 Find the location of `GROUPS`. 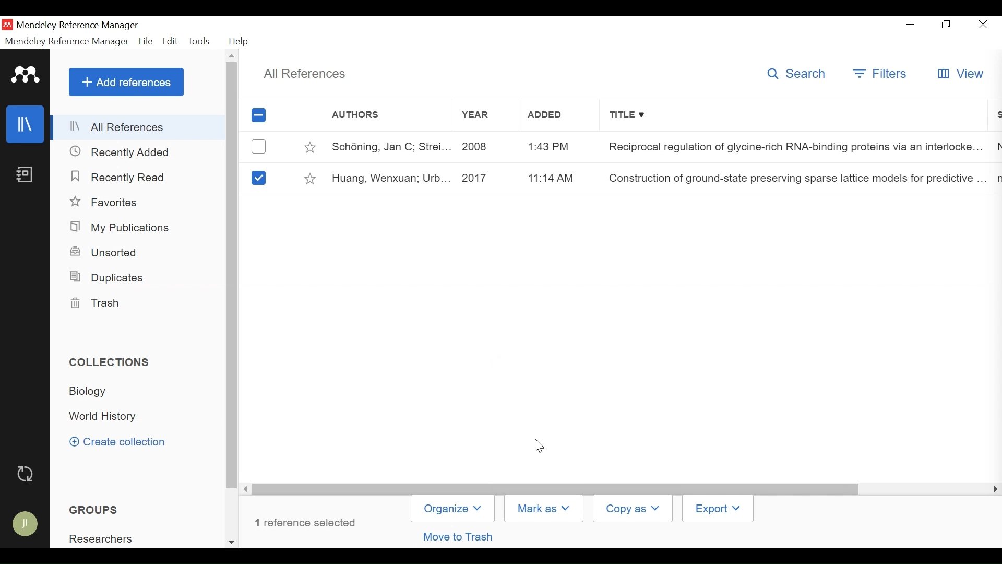

GROUPS is located at coordinates (99, 510).